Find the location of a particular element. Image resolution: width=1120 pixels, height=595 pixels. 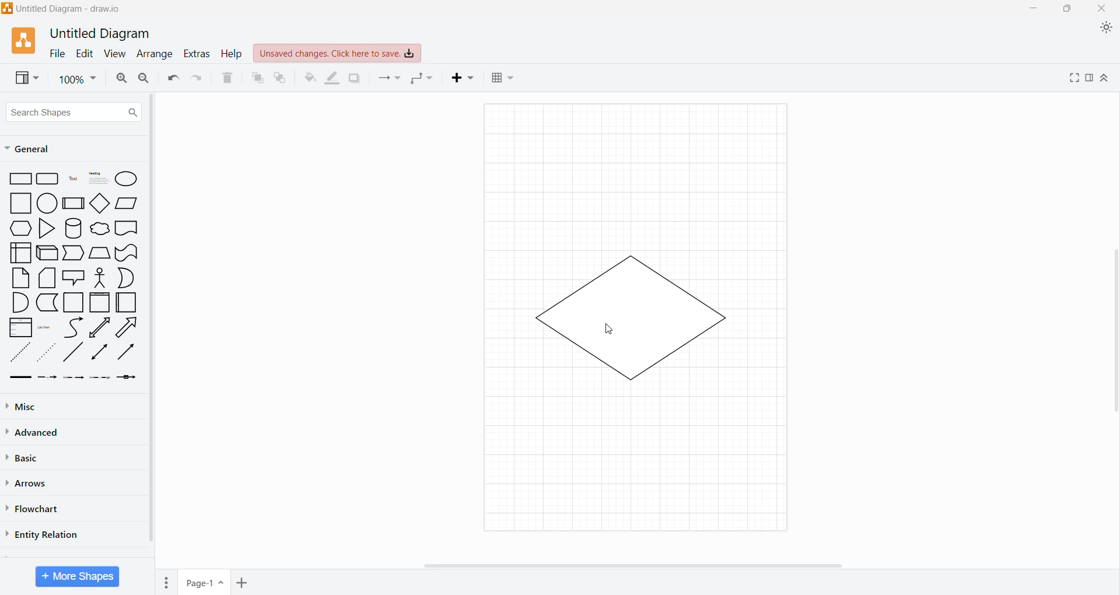

Callout is located at coordinates (72, 279).